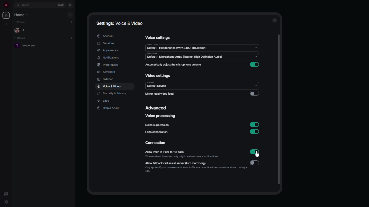 The image size is (369, 207). Describe the element at coordinates (158, 143) in the screenshot. I see `connection` at that location.